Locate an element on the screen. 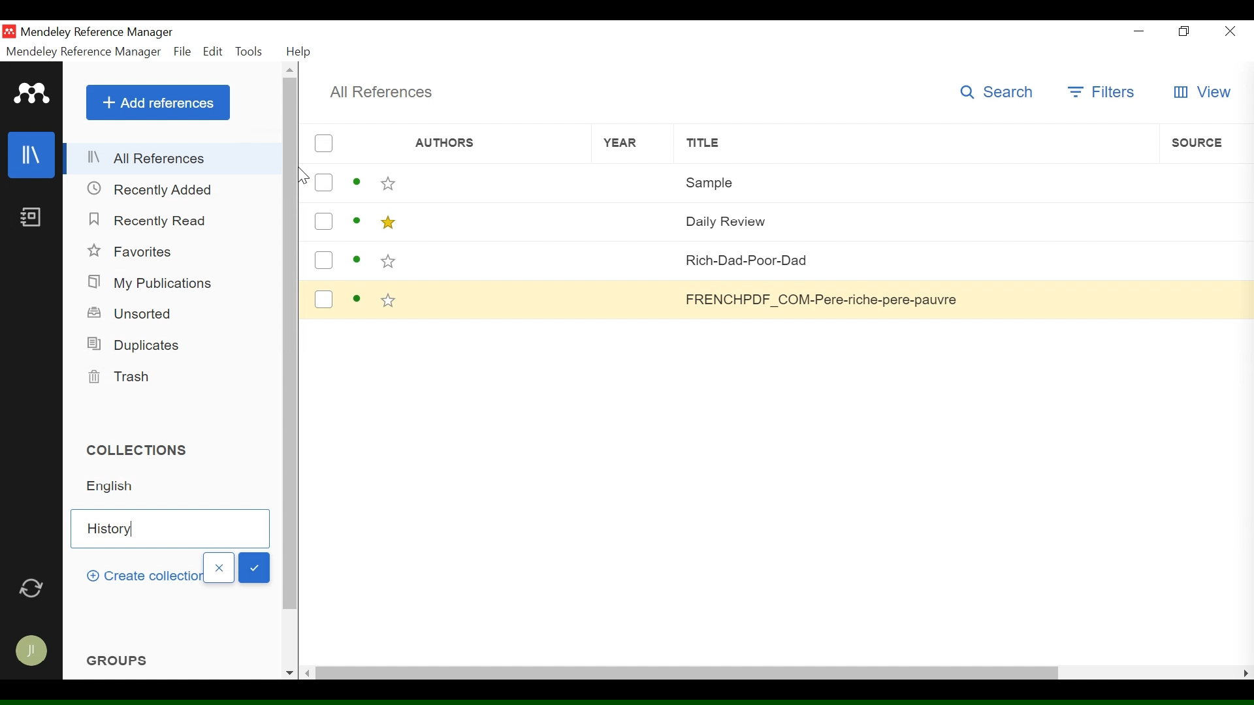 The height and width of the screenshot is (705, 1254). Cursor is located at coordinates (302, 176).